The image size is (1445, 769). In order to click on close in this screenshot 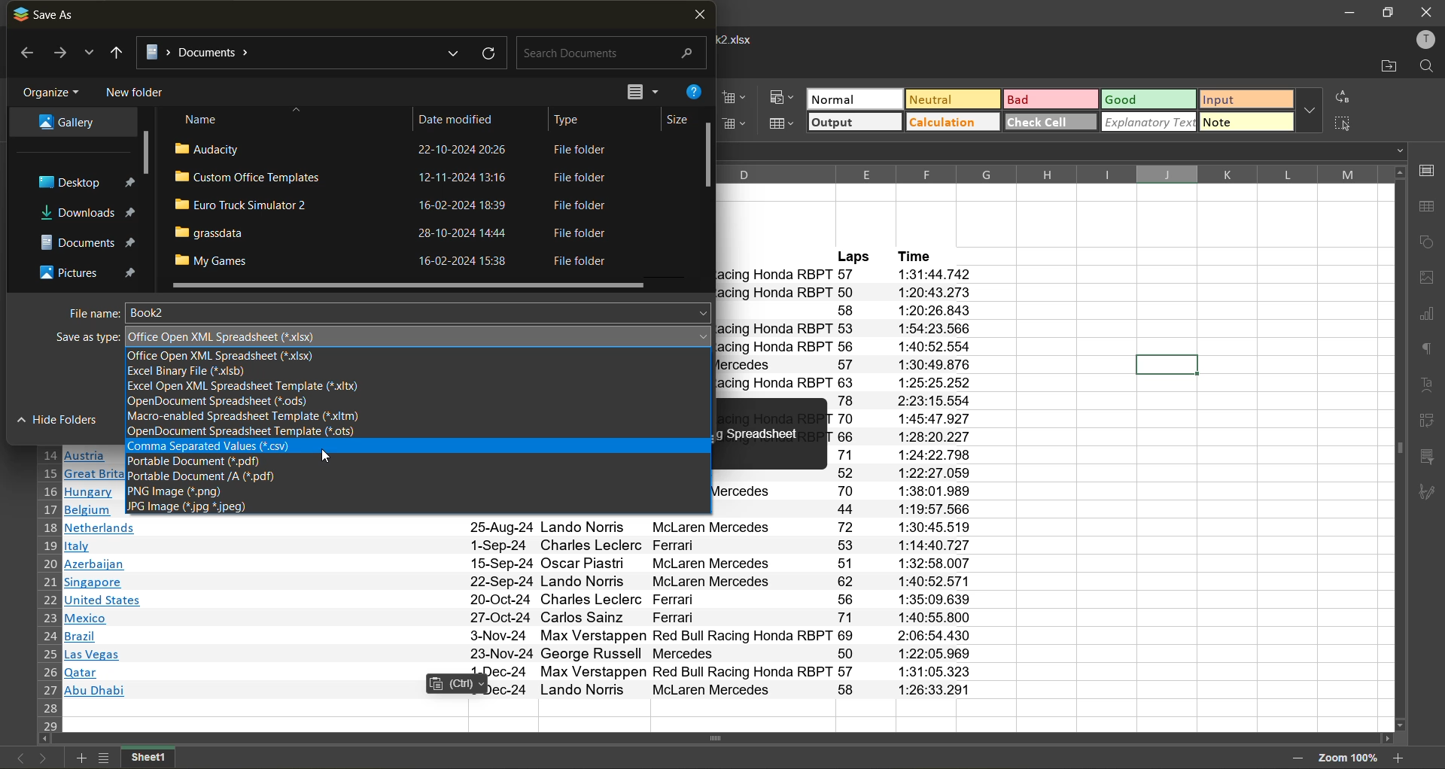, I will do `click(699, 17)`.